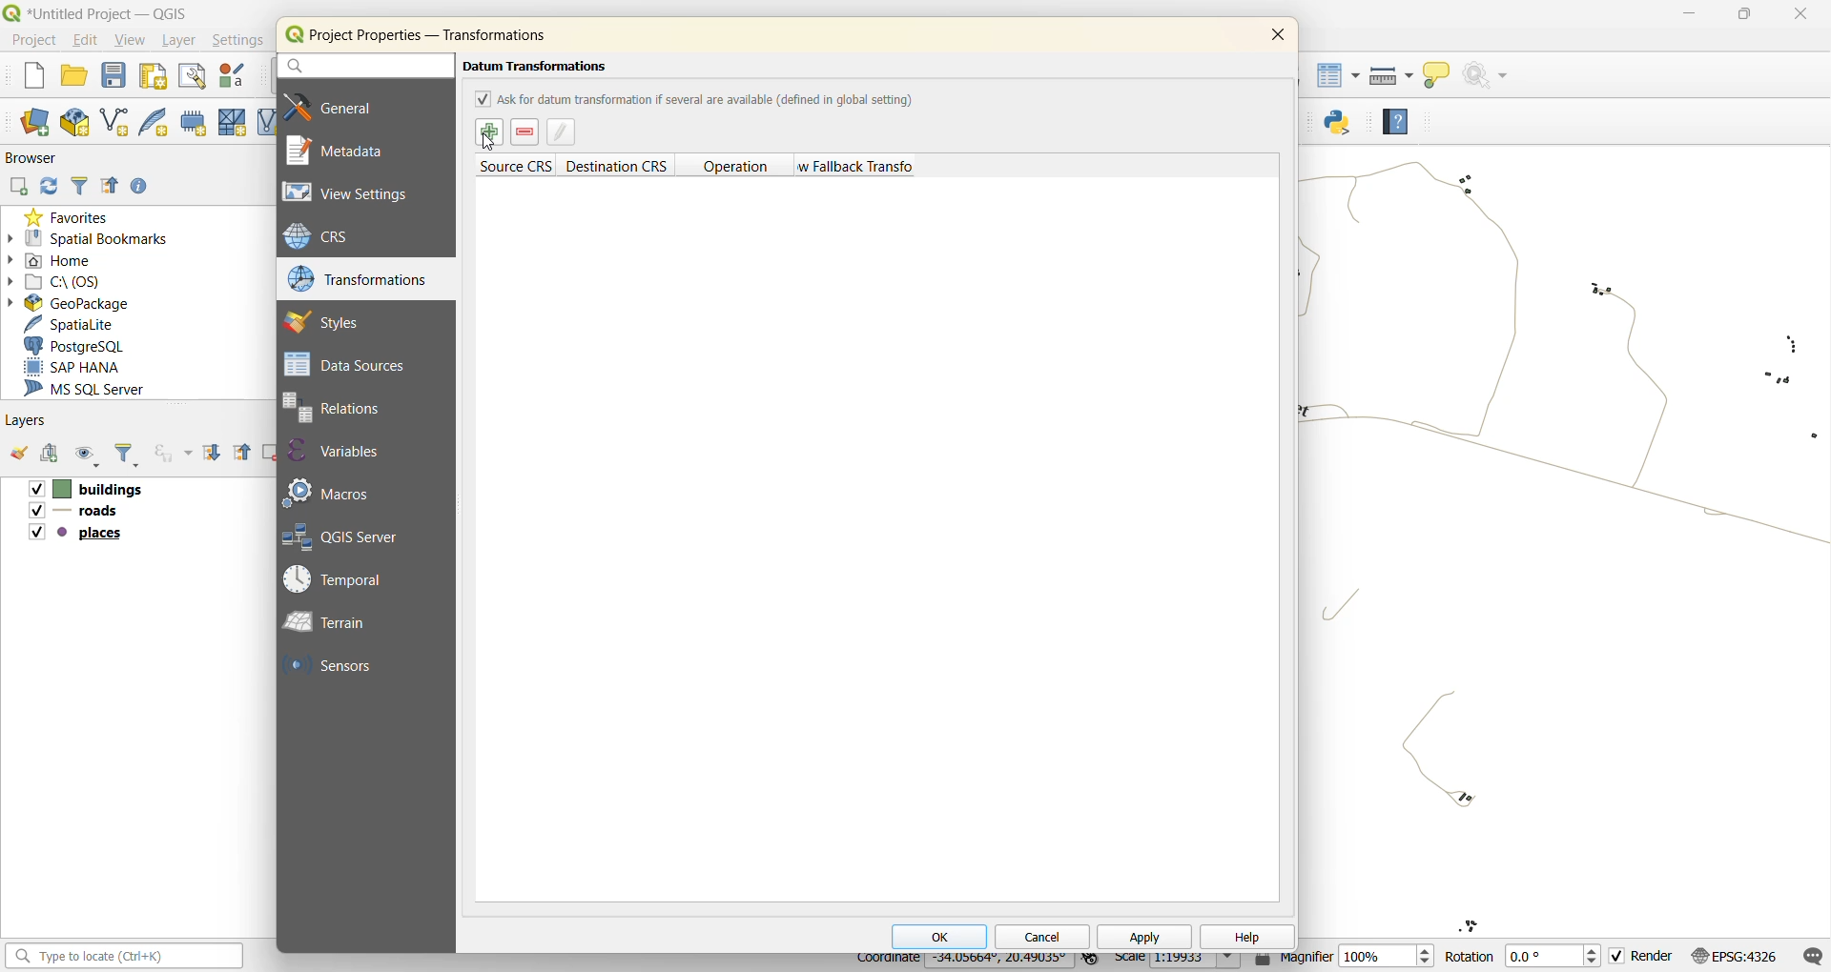 The height and width of the screenshot is (972, 1831). Describe the element at coordinates (1646, 958) in the screenshot. I see `render` at that location.